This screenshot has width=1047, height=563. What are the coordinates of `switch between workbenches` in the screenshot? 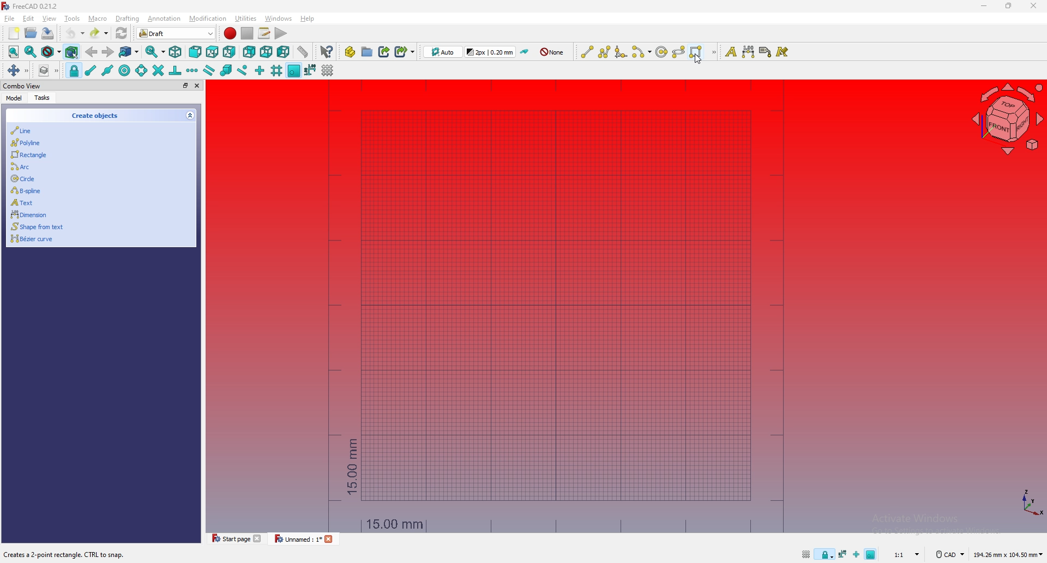 It's located at (193, 33).